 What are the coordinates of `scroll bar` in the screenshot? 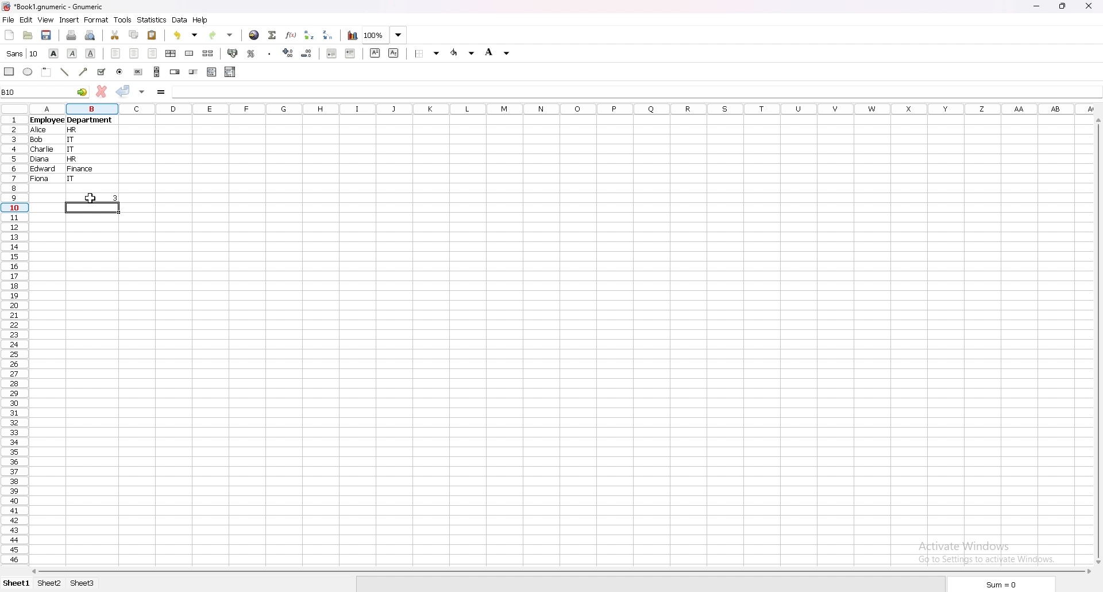 It's located at (562, 571).